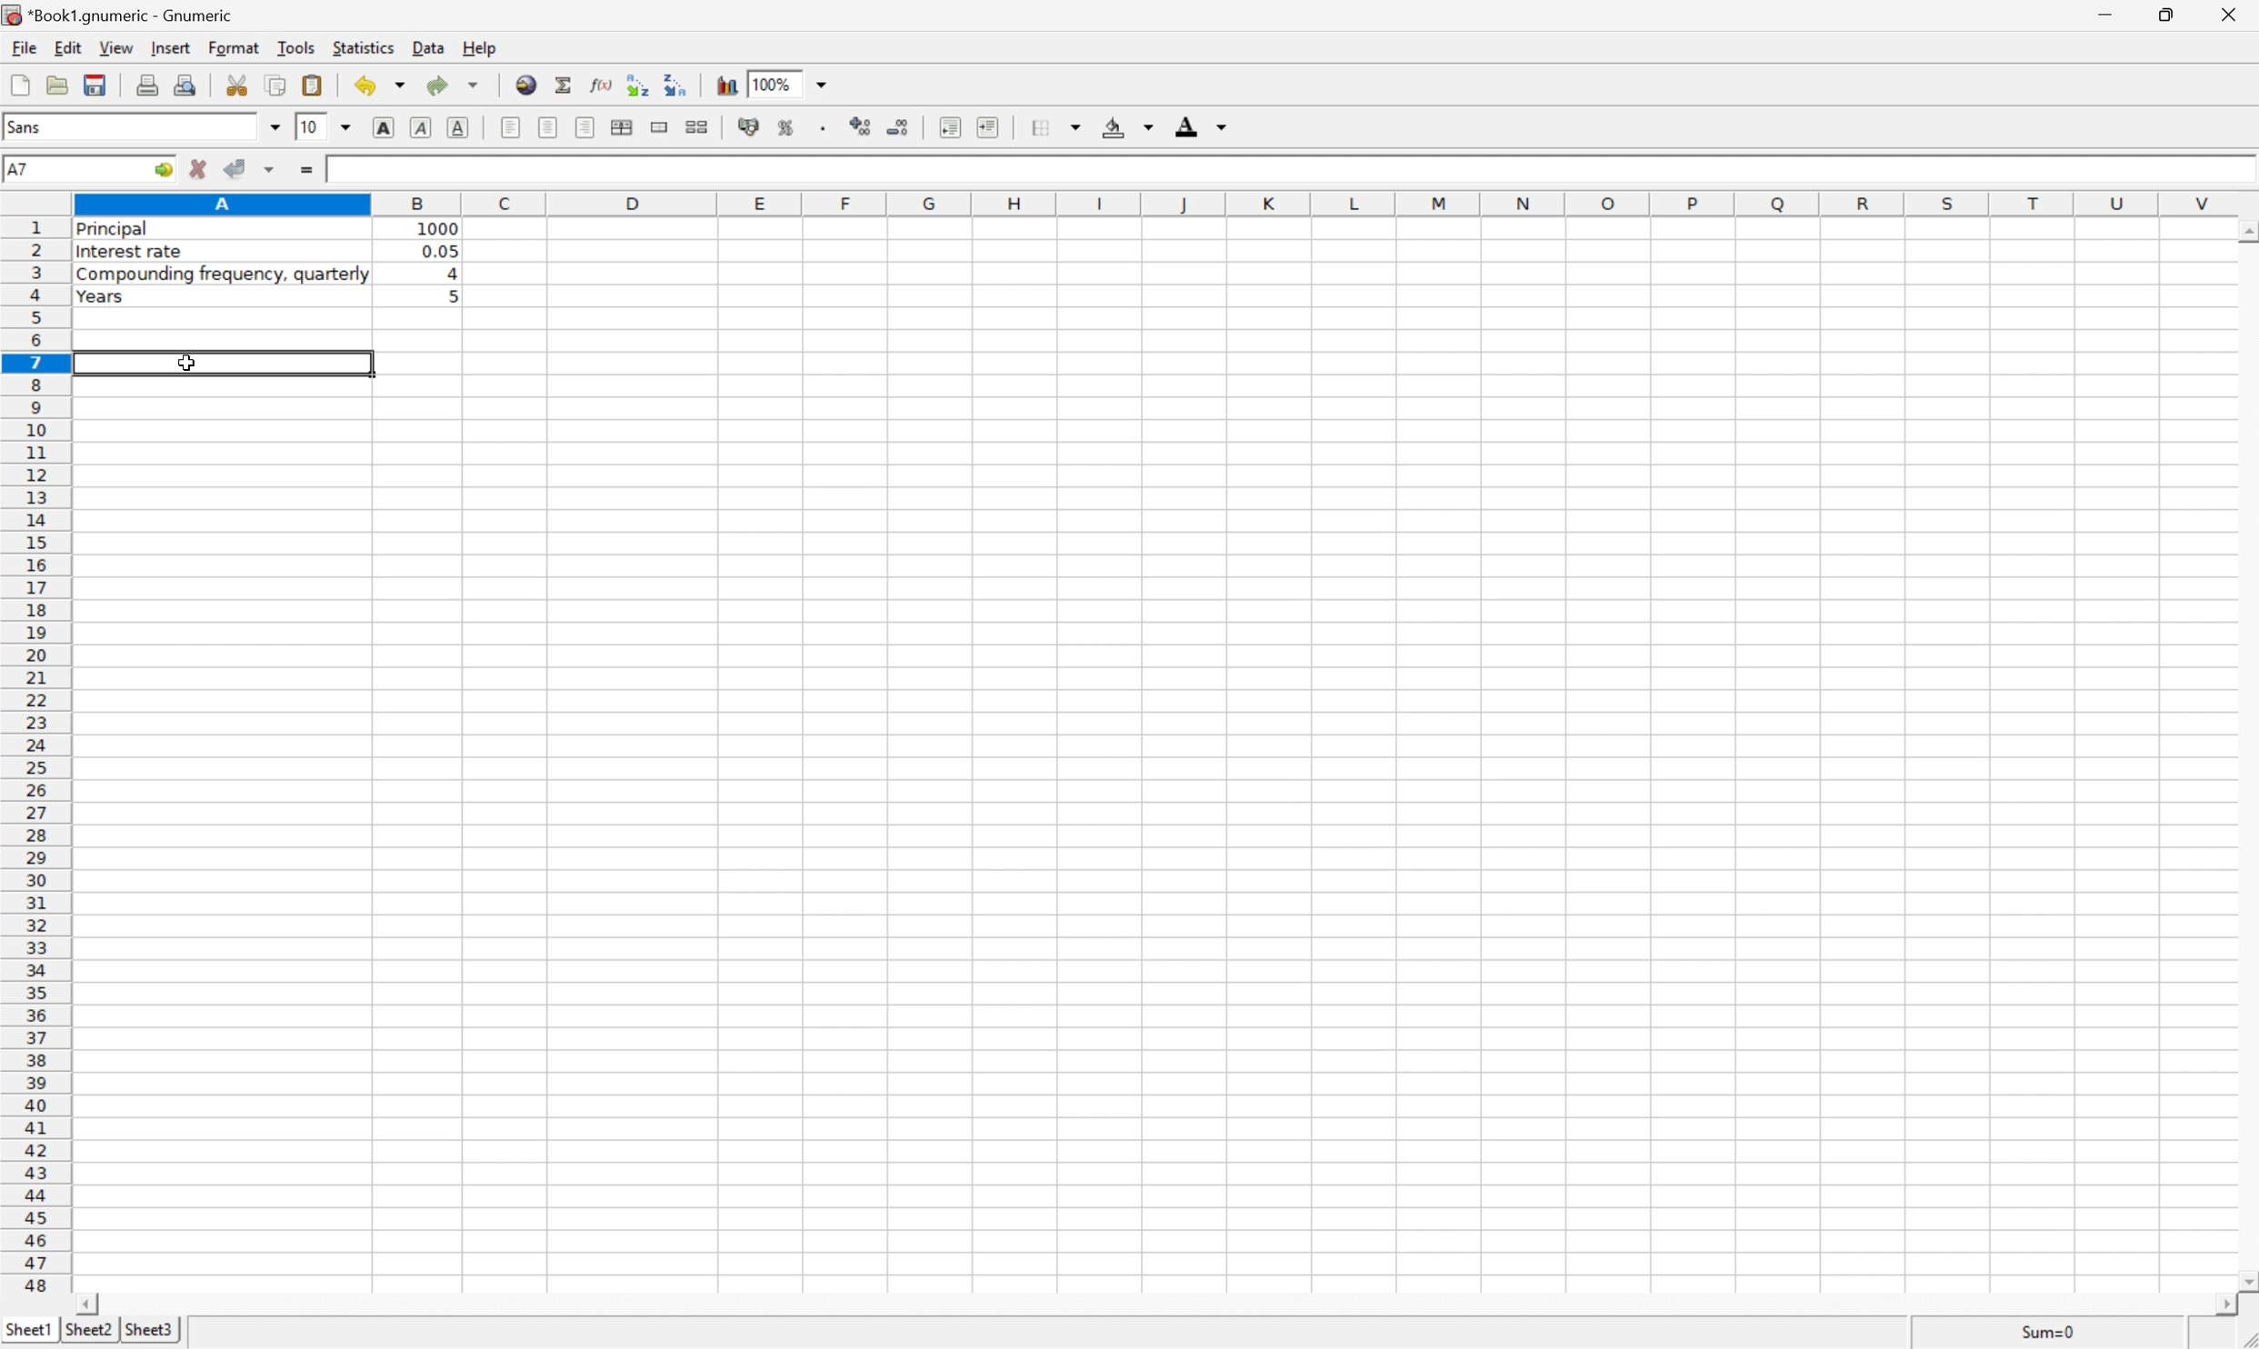 This screenshot has height=1349, width=2259. Describe the element at coordinates (27, 1332) in the screenshot. I see `sheet1` at that location.